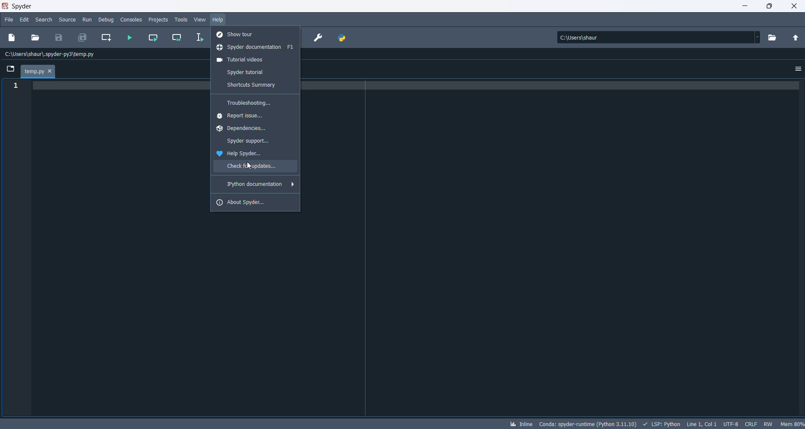 This screenshot has width=805, height=429. Describe the element at coordinates (11, 68) in the screenshot. I see `browse tabs` at that location.